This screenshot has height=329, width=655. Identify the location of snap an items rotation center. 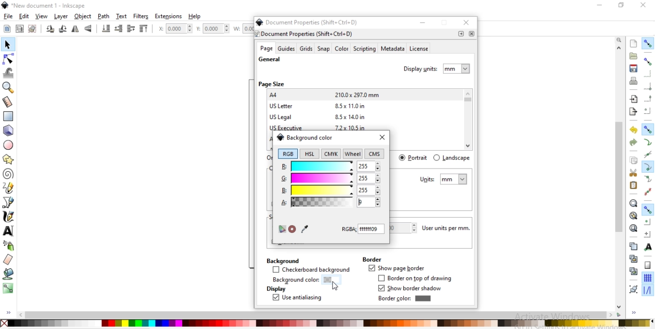
(648, 234).